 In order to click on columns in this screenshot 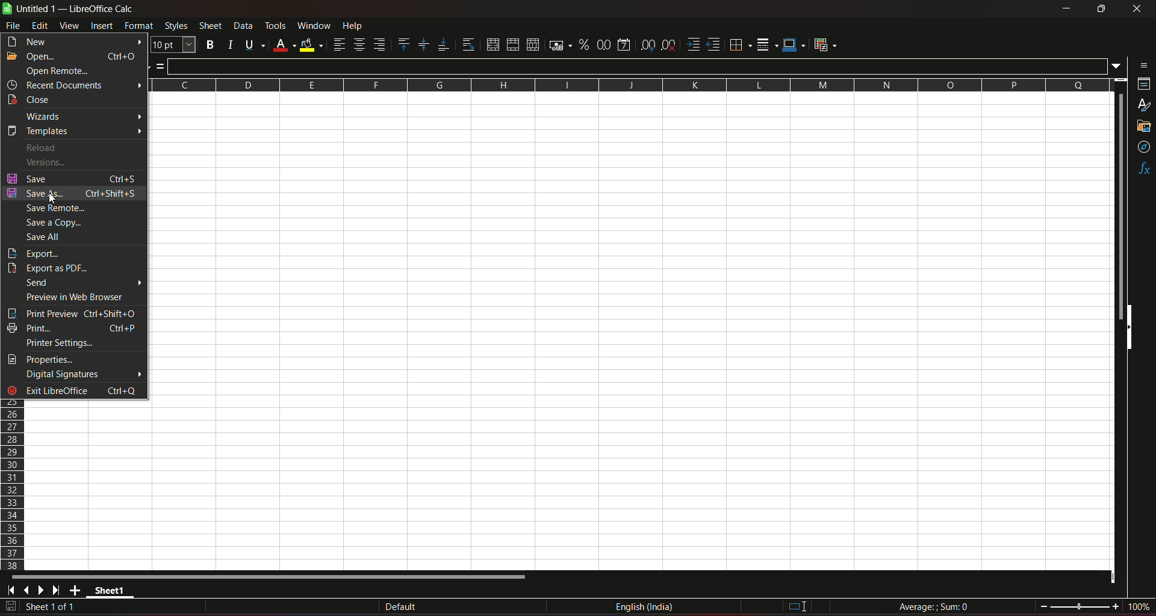, I will do `click(632, 85)`.